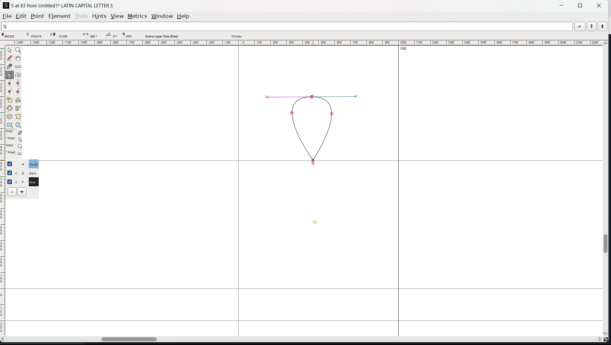 The width and height of the screenshot is (611, 345). Describe the element at coordinates (302, 43) in the screenshot. I see `horizontal ruler` at that location.